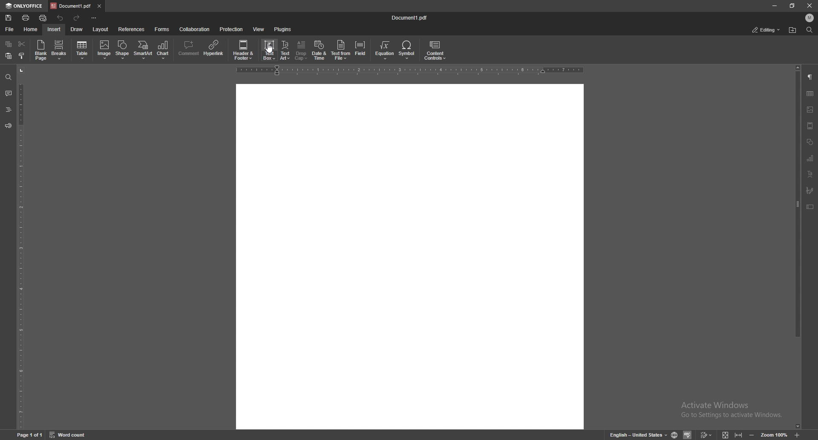 This screenshot has width=818, height=440. I want to click on plugins, so click(283, 29).